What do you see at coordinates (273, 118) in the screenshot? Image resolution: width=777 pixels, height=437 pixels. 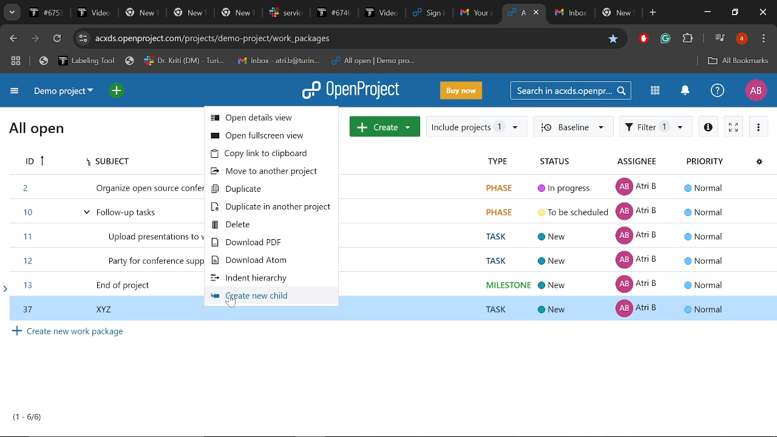 I see `Open details view` at bounding box center [273, 118].